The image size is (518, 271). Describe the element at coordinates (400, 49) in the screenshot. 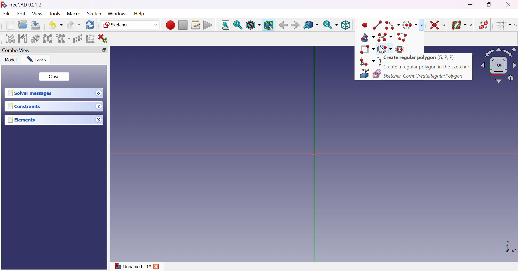

I see `Create slot` at that location.